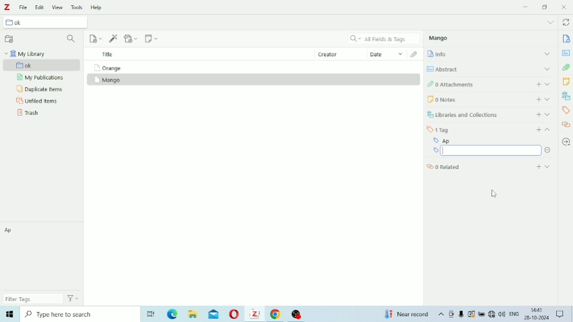 The width and height of the screenshot is (573, 322). What do you see at coordinates (565, 7) in the screenshot?
I see `Close` at bounding box center [565, 7].